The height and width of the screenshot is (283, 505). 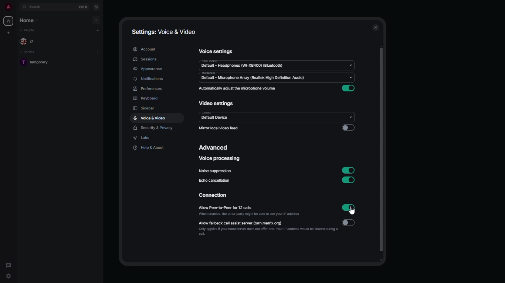 What do you see at coordinates (165, 32) in the screenshot?
I see `settings: voice & video` at bounding box center [165, 32].